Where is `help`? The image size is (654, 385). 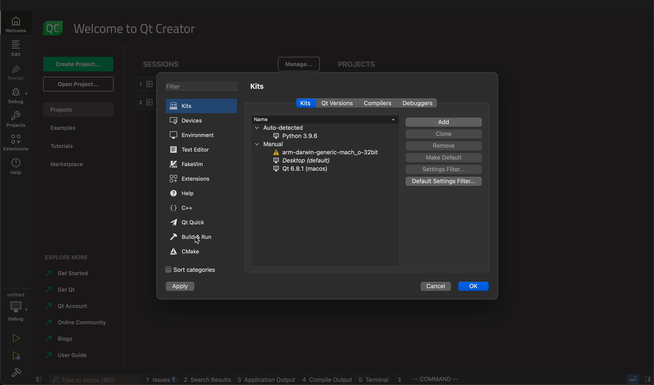
help is located at coordinates (196, 194).